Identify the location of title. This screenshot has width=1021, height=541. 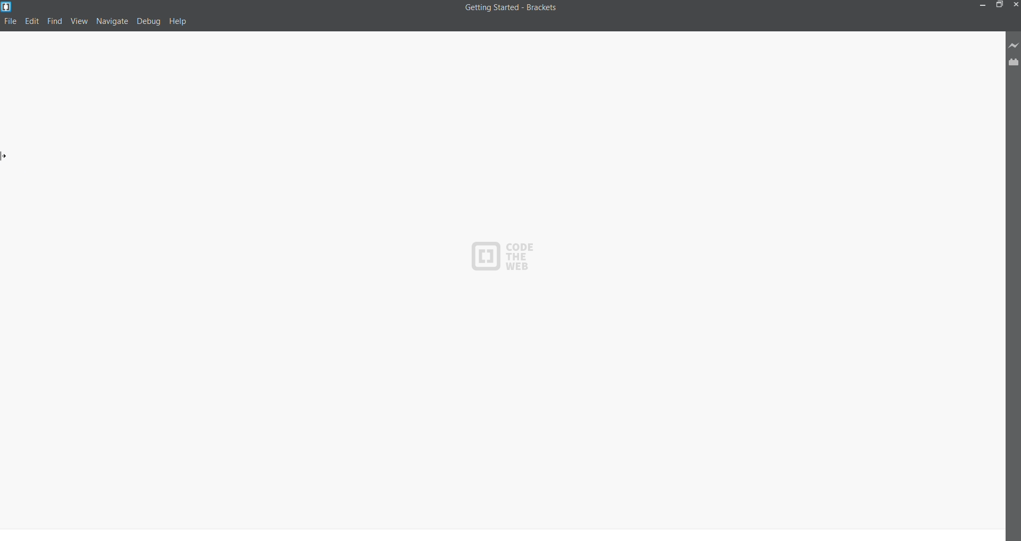
(510, 11).